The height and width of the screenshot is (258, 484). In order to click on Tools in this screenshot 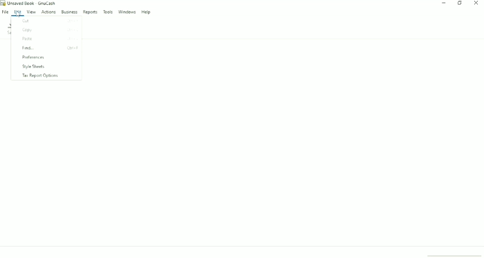, I will do `click(108, 12)`.